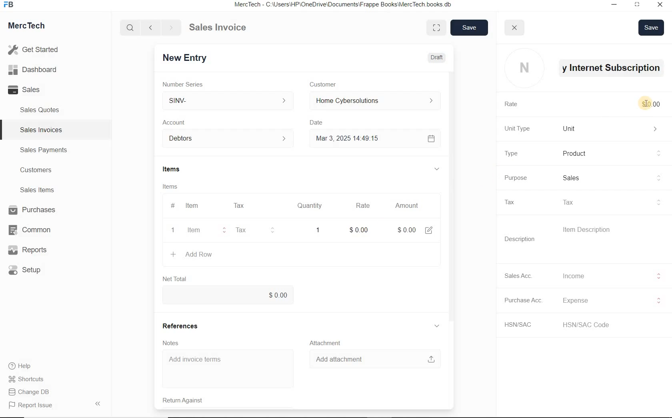  What do you see at coordinates (97, 403) in the screenshot?
I see `Hide Sidebar` at bounding box center [97, 403].